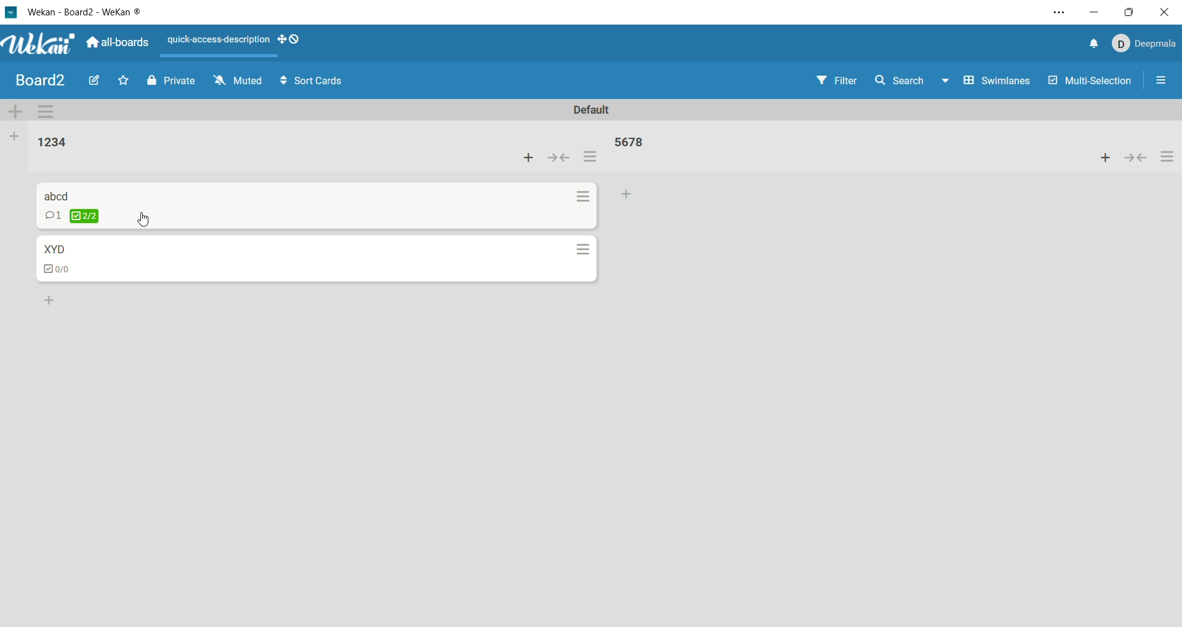 Image resolution: width=1182 pixels, height=627 pixels. What do you see at coordinates (999, 82) in the screenshot?
I see `swimlanes` at bounding box center [999, 82].